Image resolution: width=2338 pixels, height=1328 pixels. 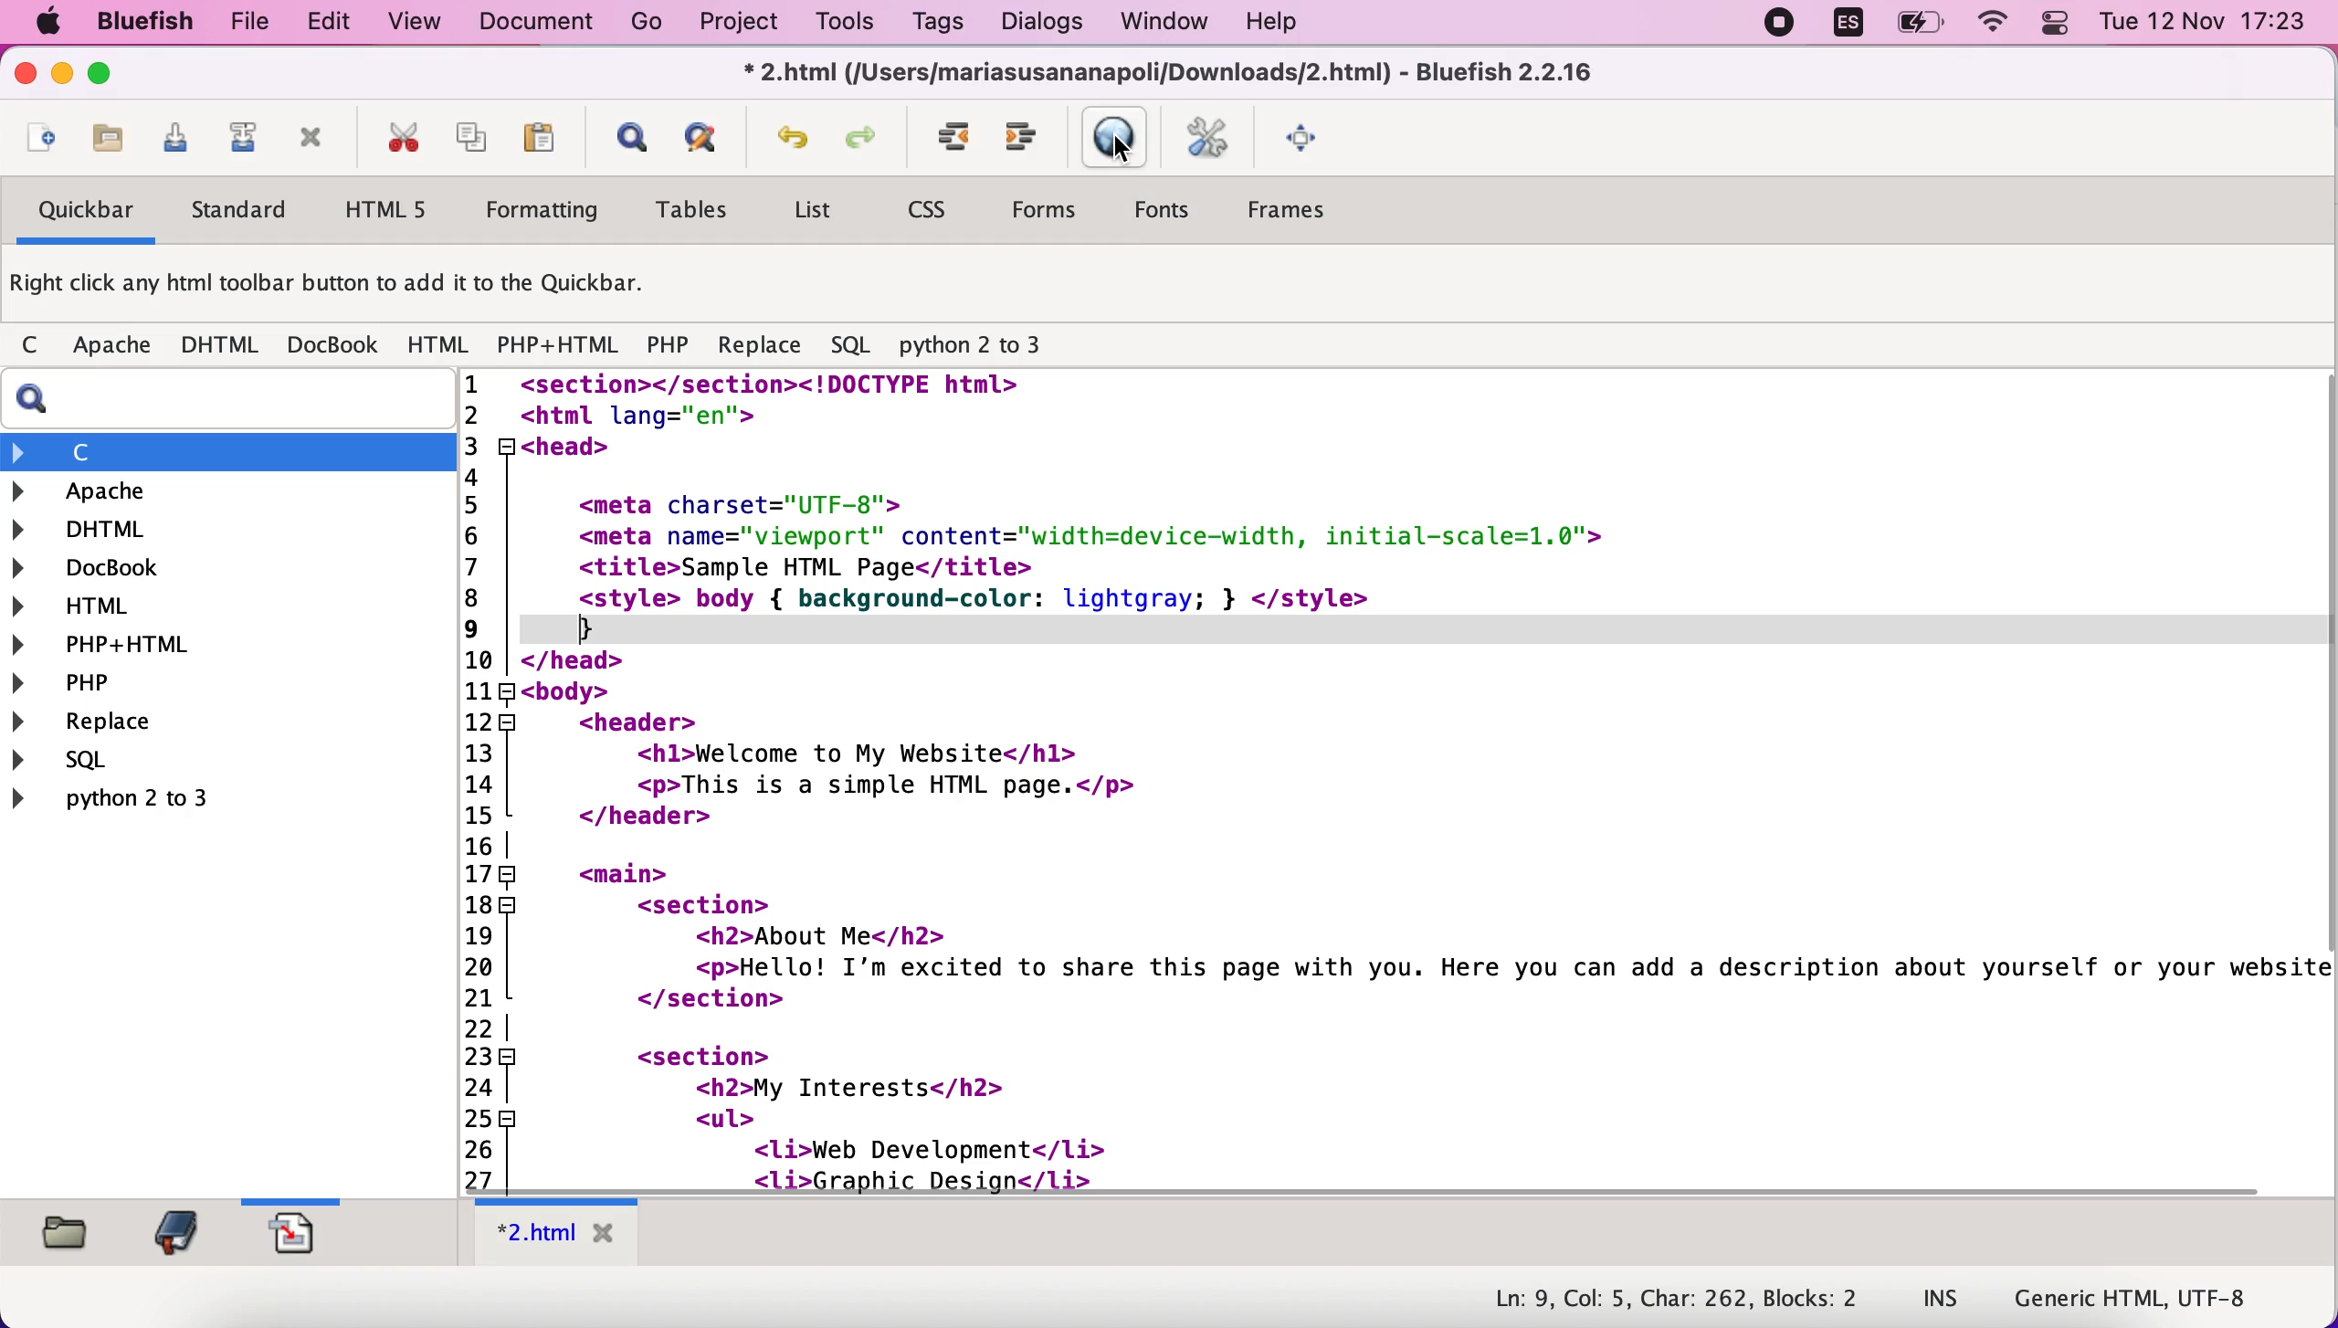 What do you see at coordinates (195, 803) in the screenshot?
I see `python 2 to 3` at bounding box center [195, 803].